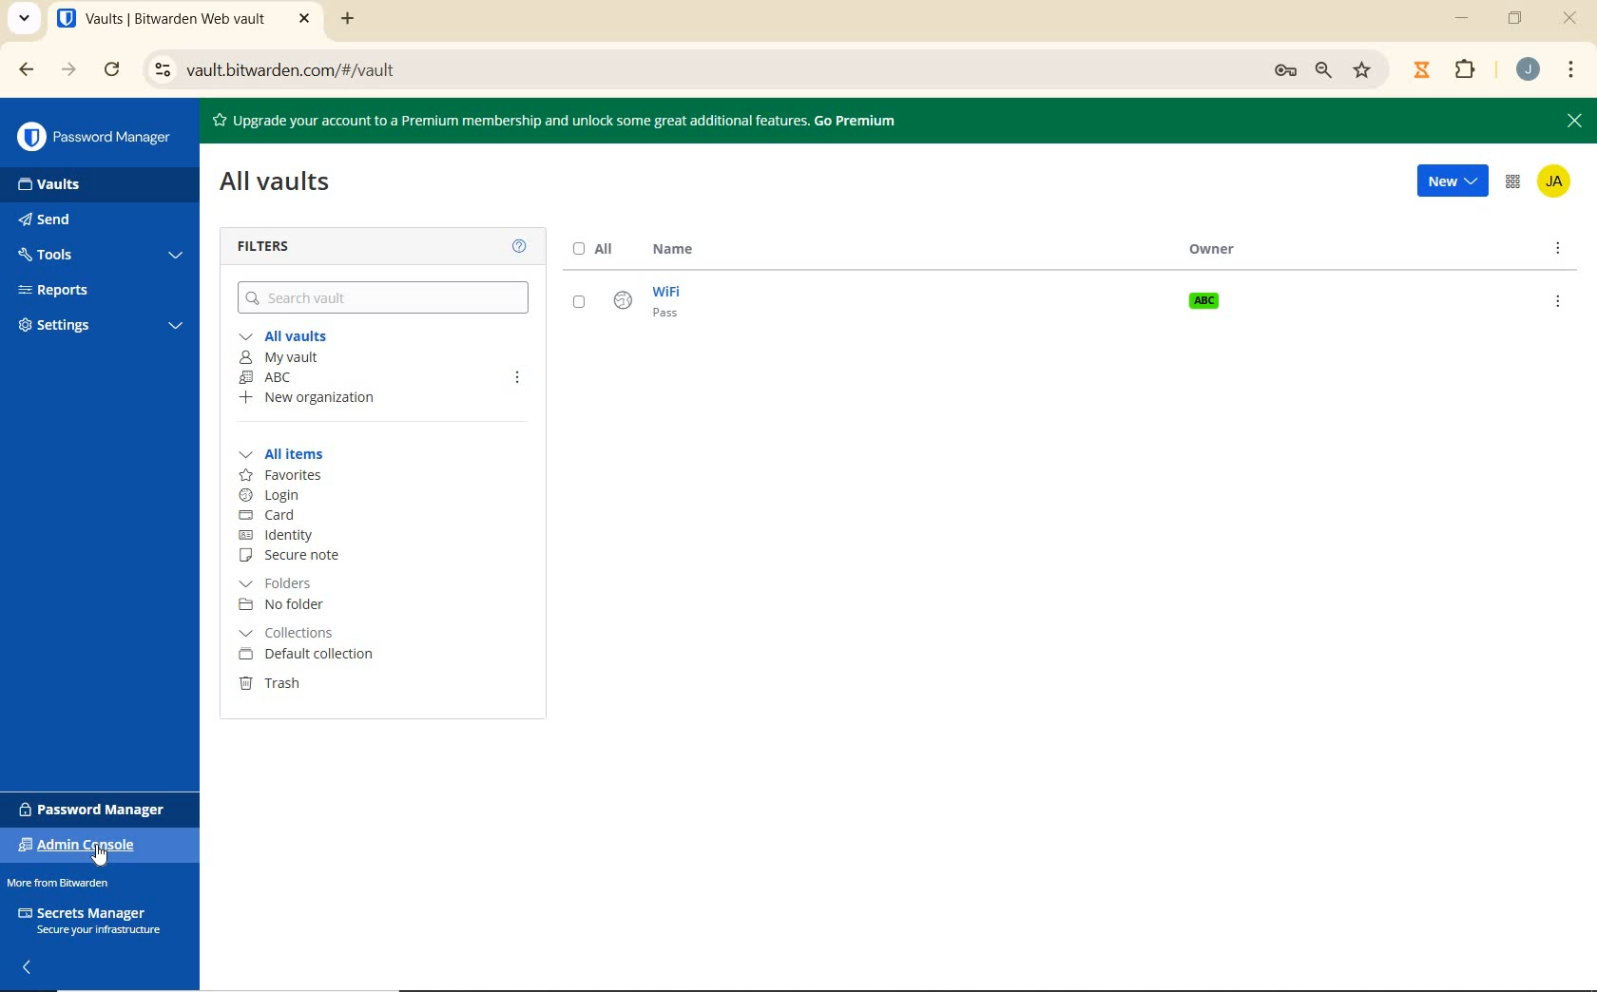  I want to click on ACCOUNT NAME, so click(1530, 69).